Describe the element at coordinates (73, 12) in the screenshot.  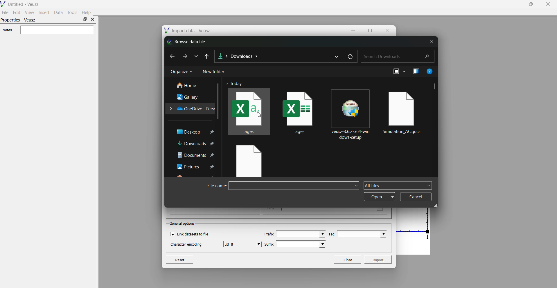
I see `Tools` at that location.